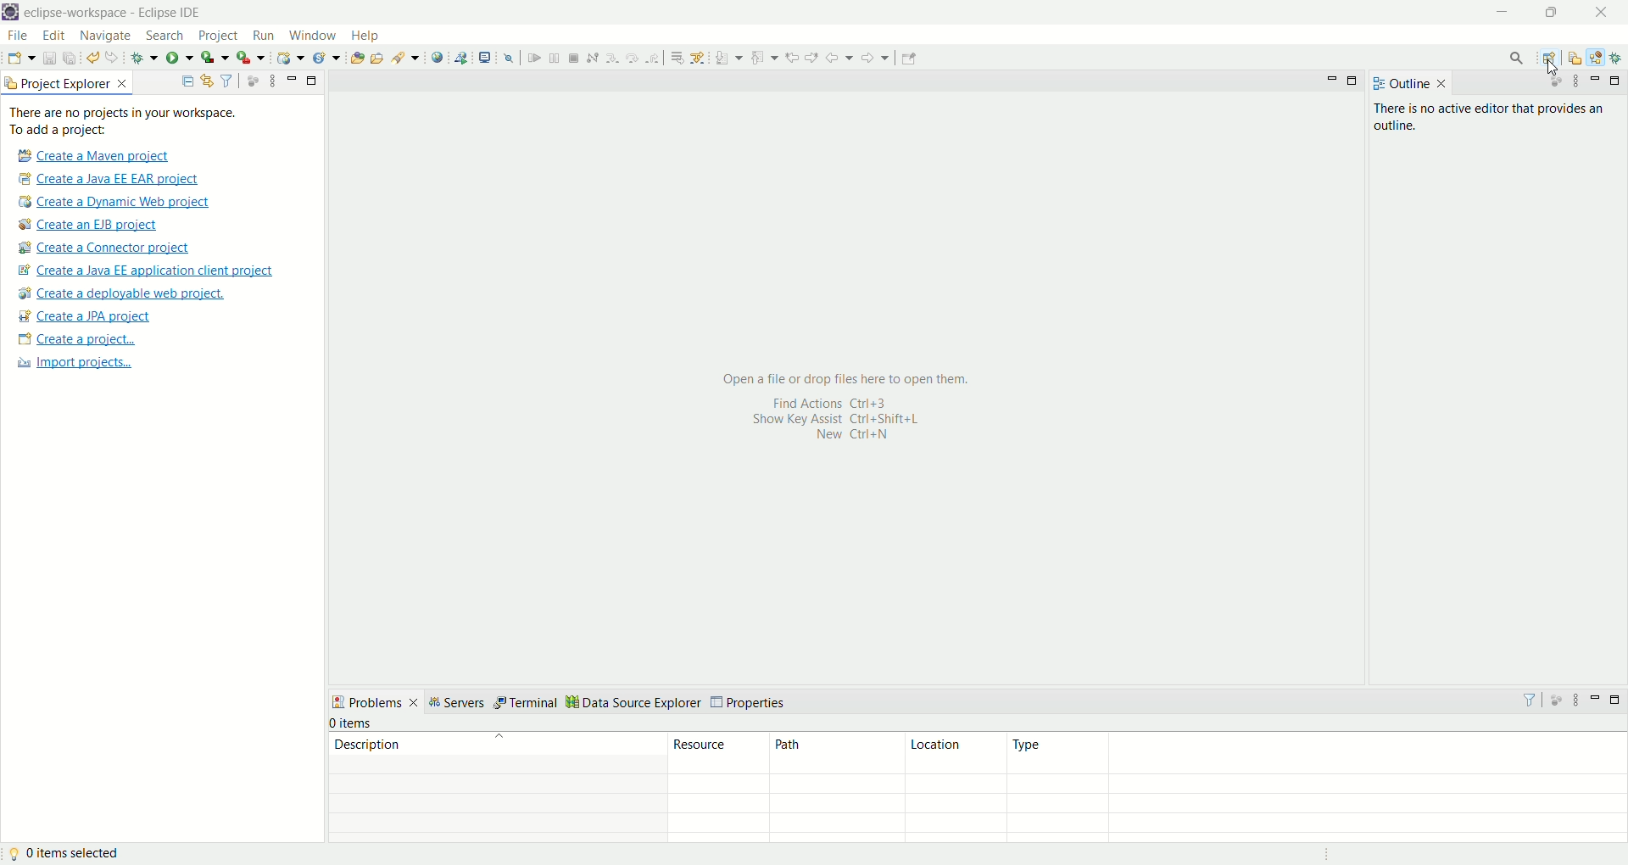 This screenshot has width=1628, height=865. Describe the element at coordinates (533, 58) in the screenshot. I see `resume` at that location.